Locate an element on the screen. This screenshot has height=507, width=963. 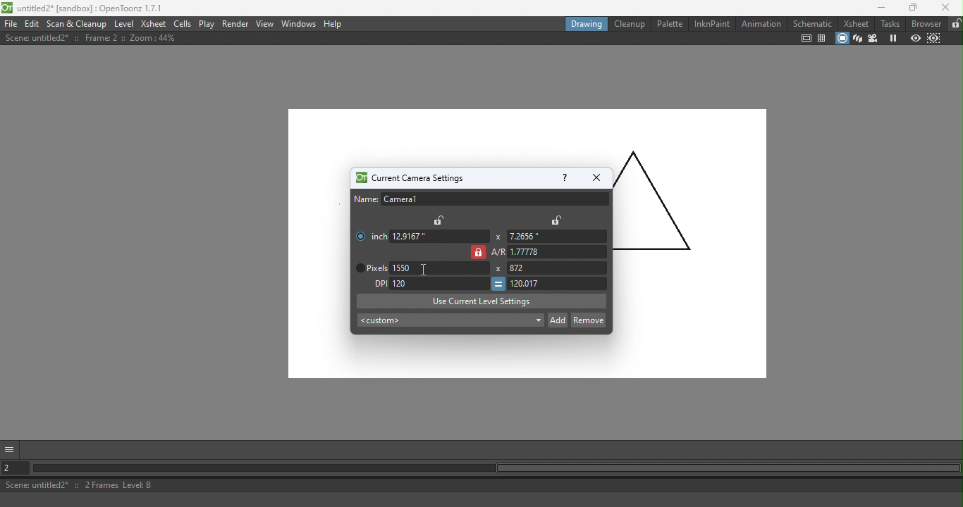
insertion cursor is located at coordinates (423, 270).